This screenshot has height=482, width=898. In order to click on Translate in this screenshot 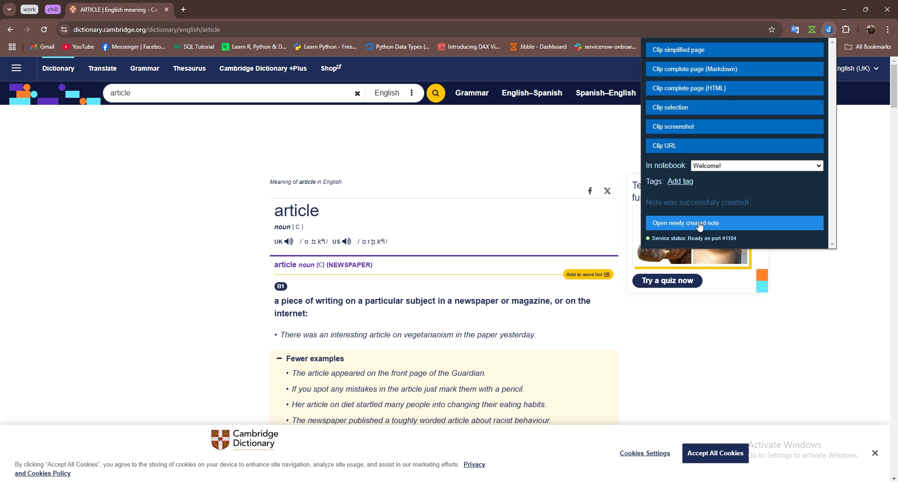, I will do `click(102, 67)`.